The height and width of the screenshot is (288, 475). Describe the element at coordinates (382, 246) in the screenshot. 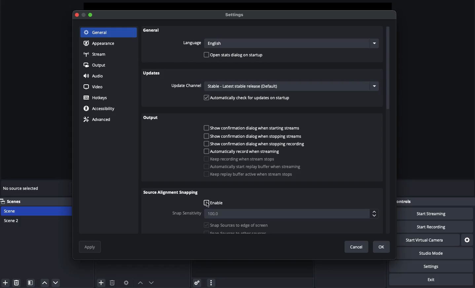

I see `Ok` at that location.